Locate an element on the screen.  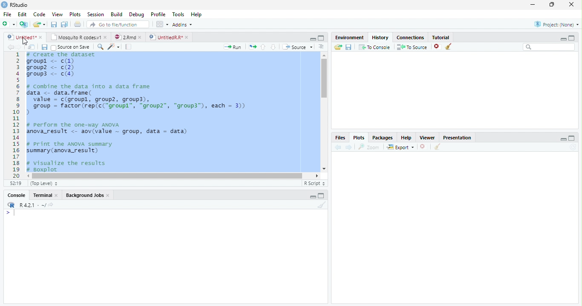
help is located at coordinates (406, 138).